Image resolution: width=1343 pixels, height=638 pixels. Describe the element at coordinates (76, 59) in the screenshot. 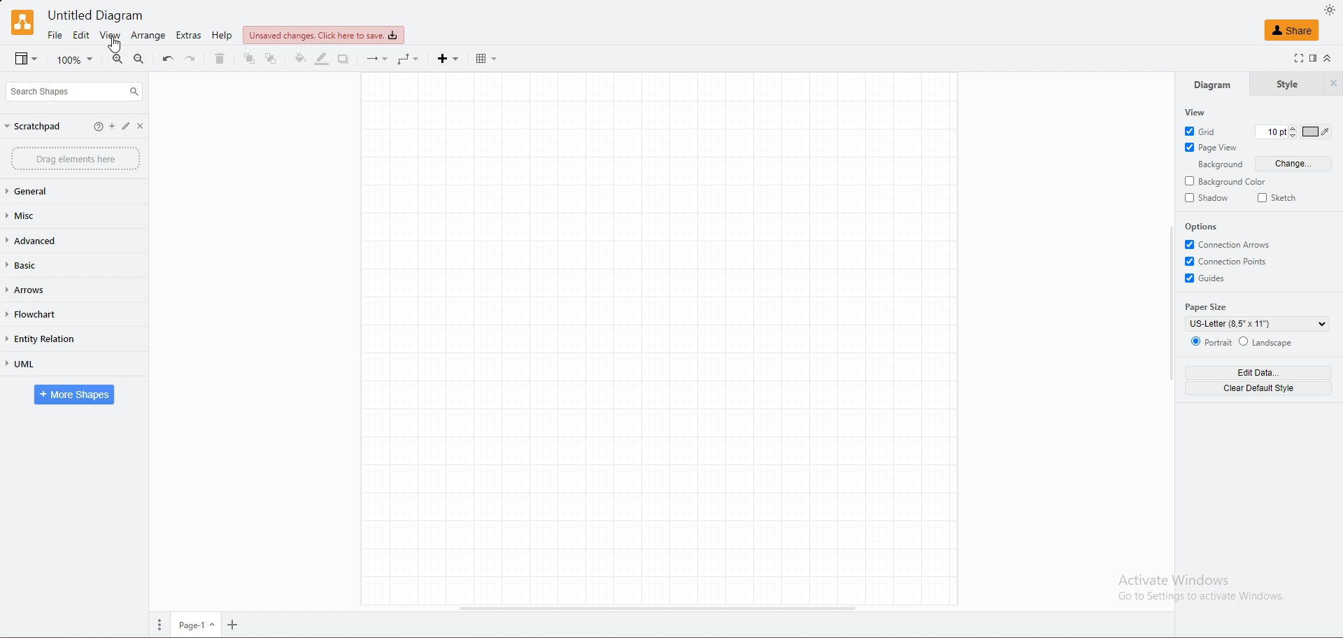

I see `zoom percentage` at that location.